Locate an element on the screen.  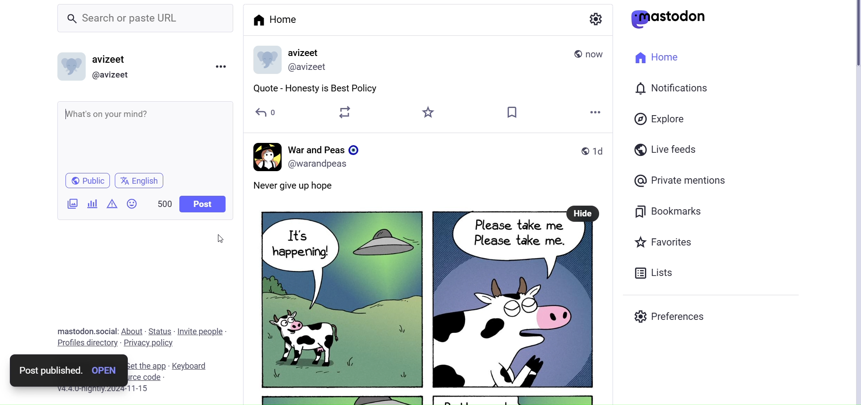
Search or paste URL is located at coordinates (136, 17).